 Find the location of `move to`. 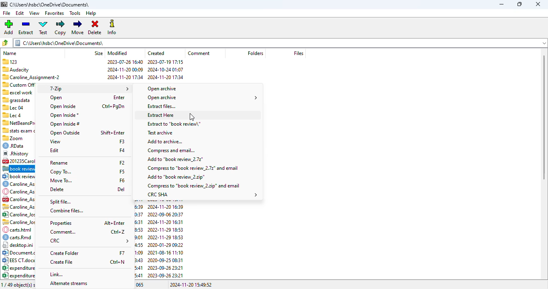

move to is located at coordinates (61, 181).